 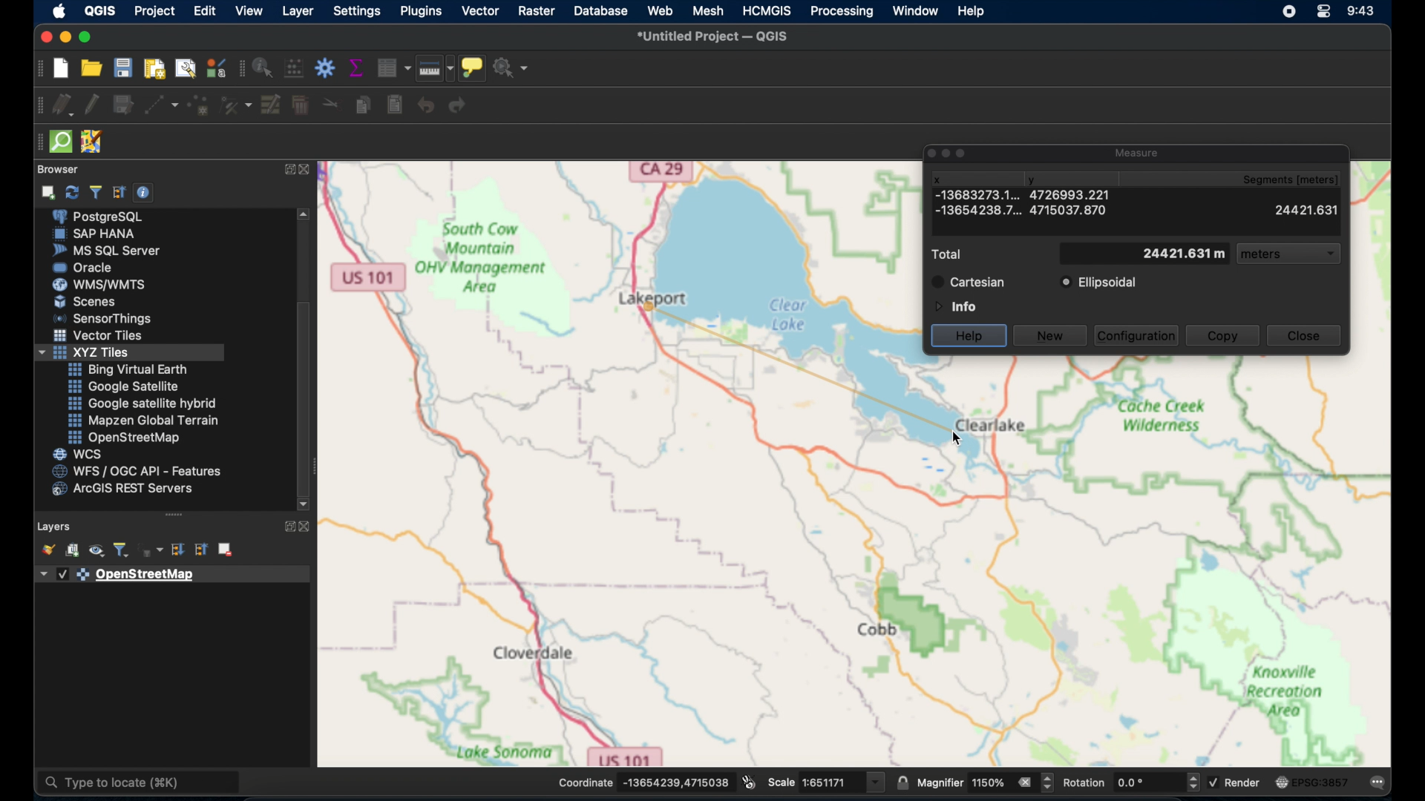 What do you see at coordinates (262, 67) in the screenshot?
I see `identify feature` at bounding box center [262, 67].